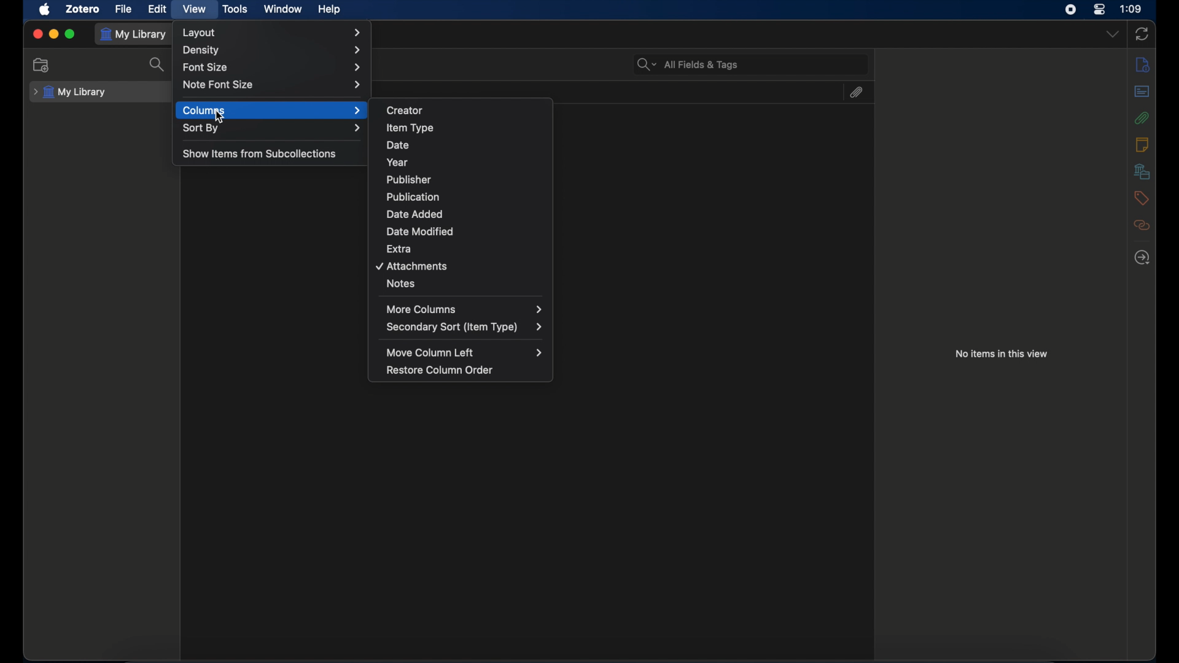  What do you see at coordinates (441, 371) in the screenshot?
I see `restore column order` at bounding box center [441, 371].